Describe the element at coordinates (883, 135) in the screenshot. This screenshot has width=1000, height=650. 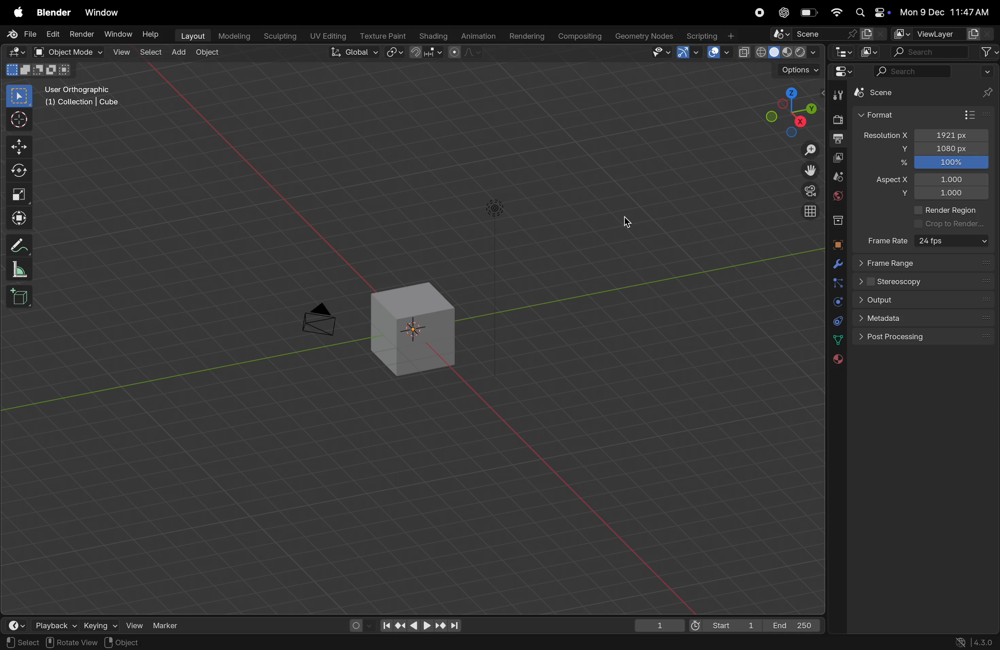
I see `resolution X` at that location.